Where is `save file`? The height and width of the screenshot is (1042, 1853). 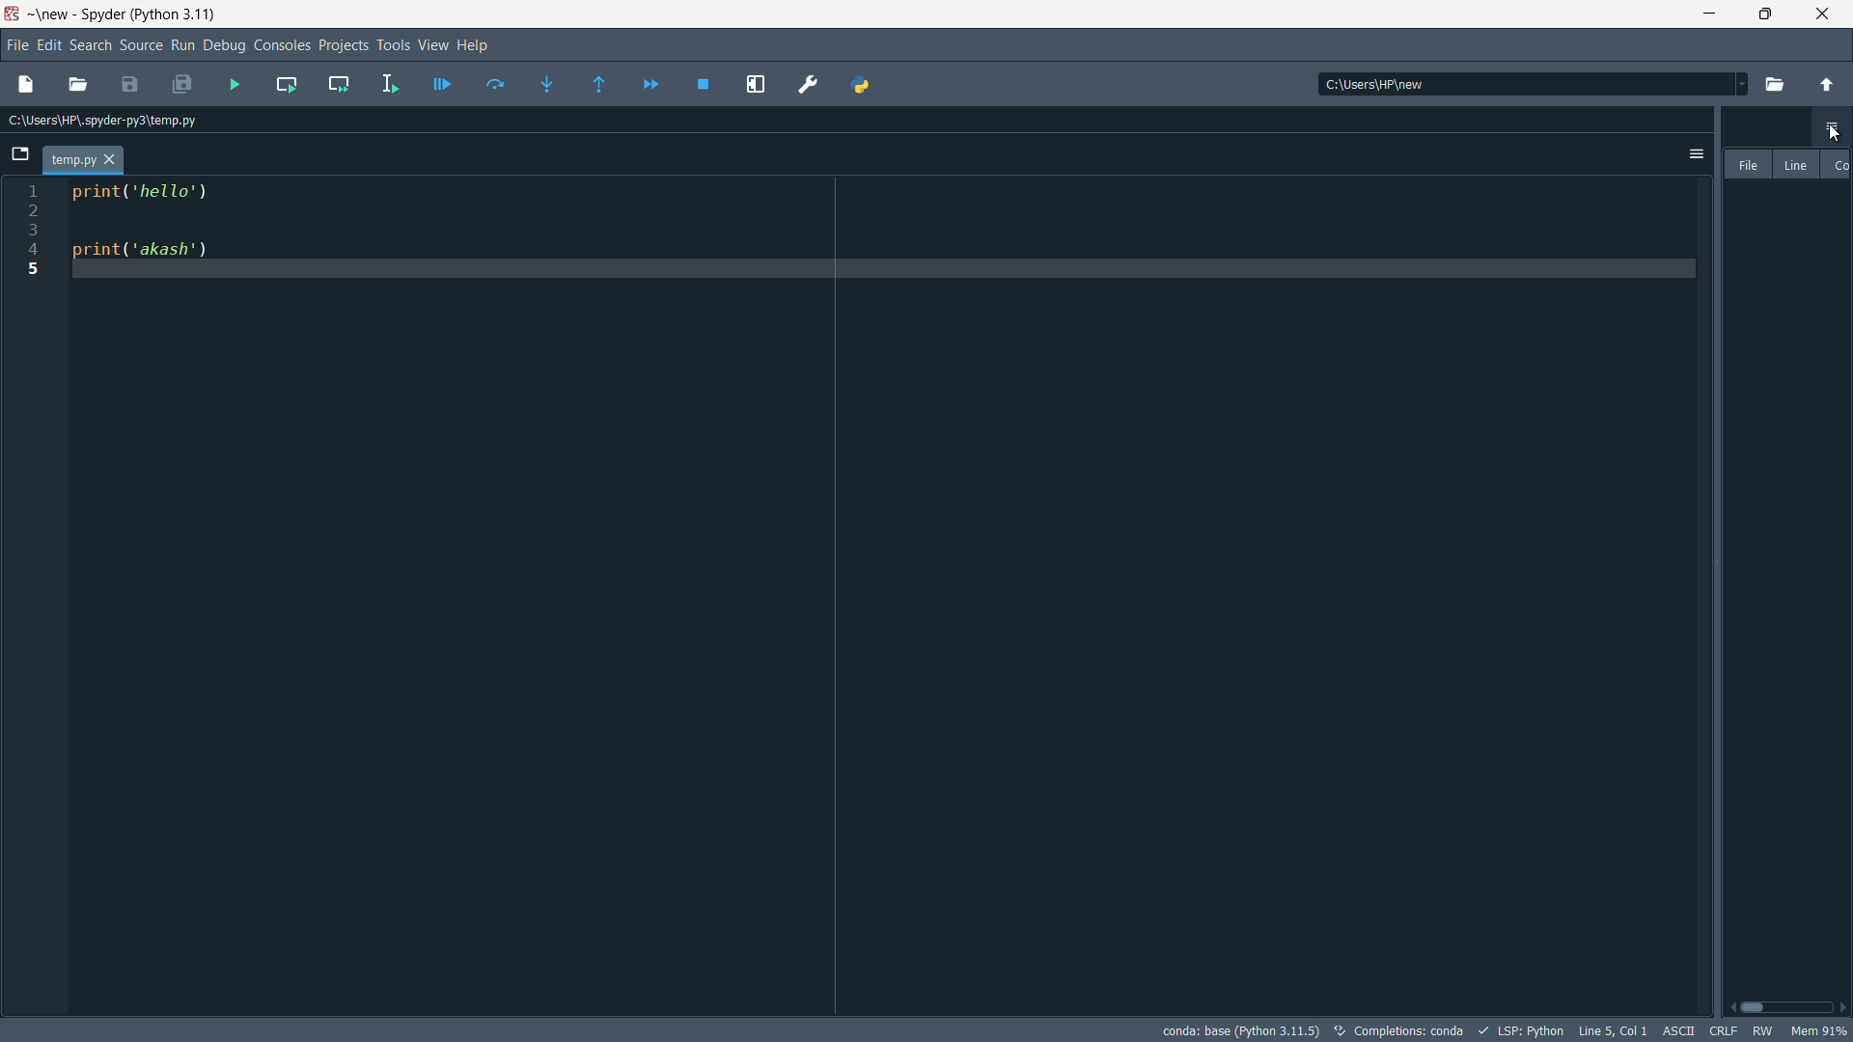 save file is located at coordinates (127, 86).